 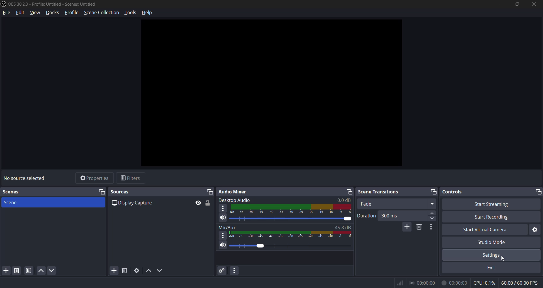 I want to click on App icon, so click(x=4, y=4).